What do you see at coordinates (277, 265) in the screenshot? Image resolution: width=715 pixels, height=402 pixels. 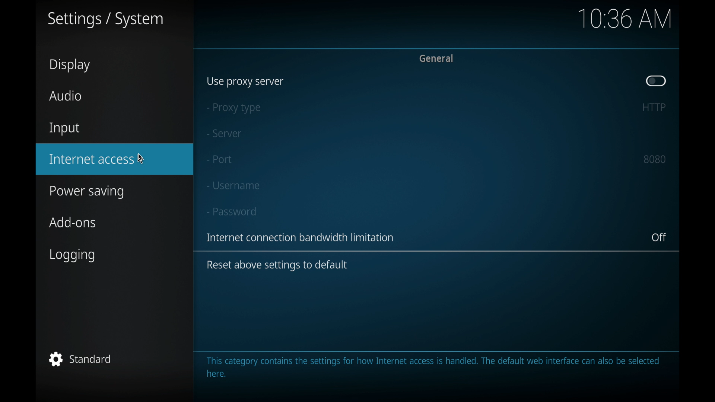 I see `reset above settings to default` at bounding box center [277, 265].